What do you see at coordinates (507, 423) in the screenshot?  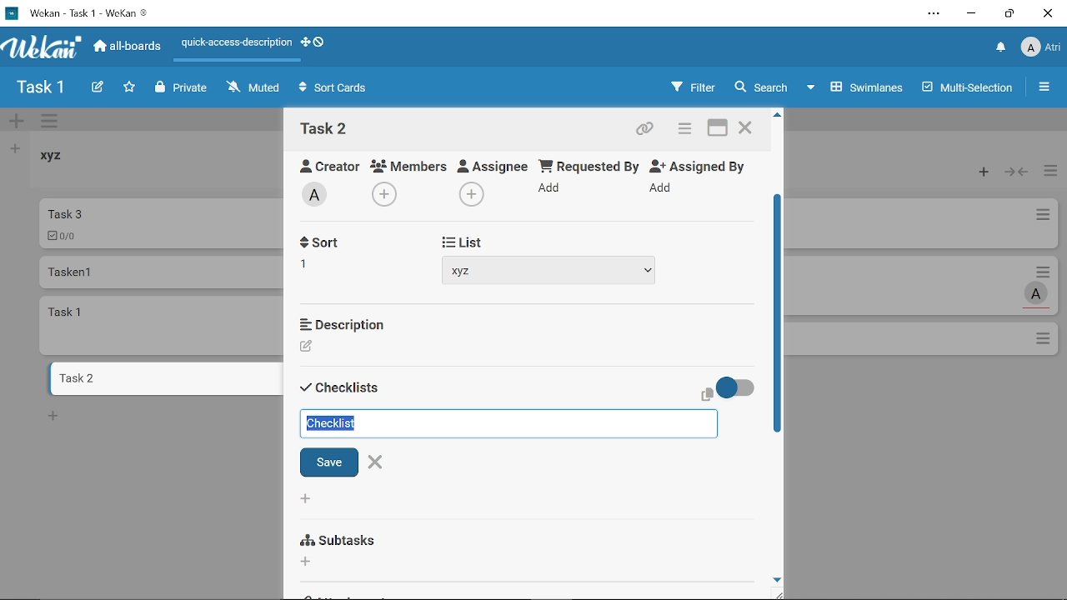 I see `Add checklist name` at bounding box center [507, 423].